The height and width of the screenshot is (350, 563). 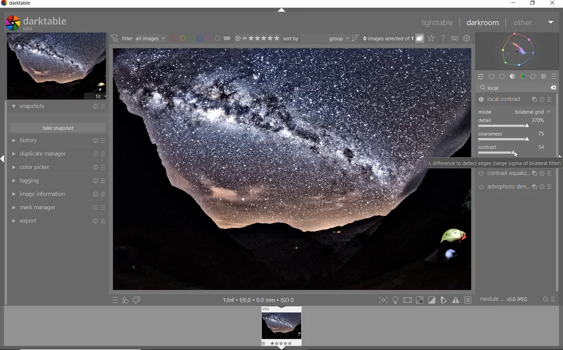 I want to click on HELP ONLINE, so click(x=443, y=38).